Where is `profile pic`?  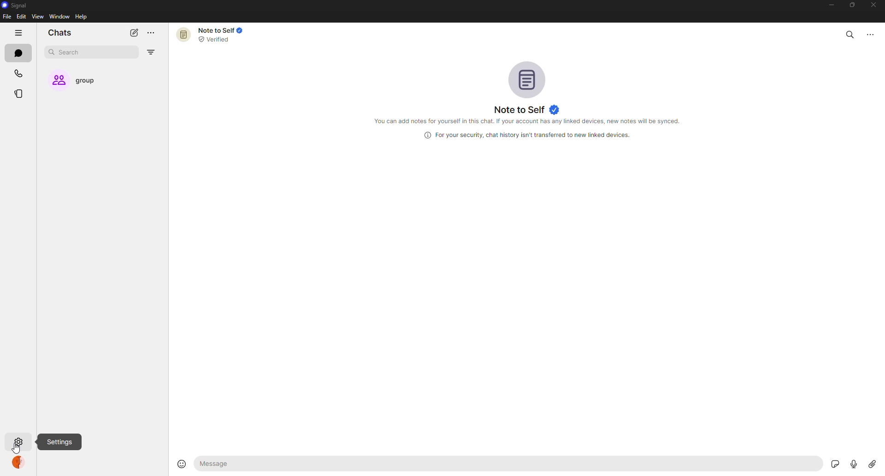
profile pic is located at coordinates (528, 78).